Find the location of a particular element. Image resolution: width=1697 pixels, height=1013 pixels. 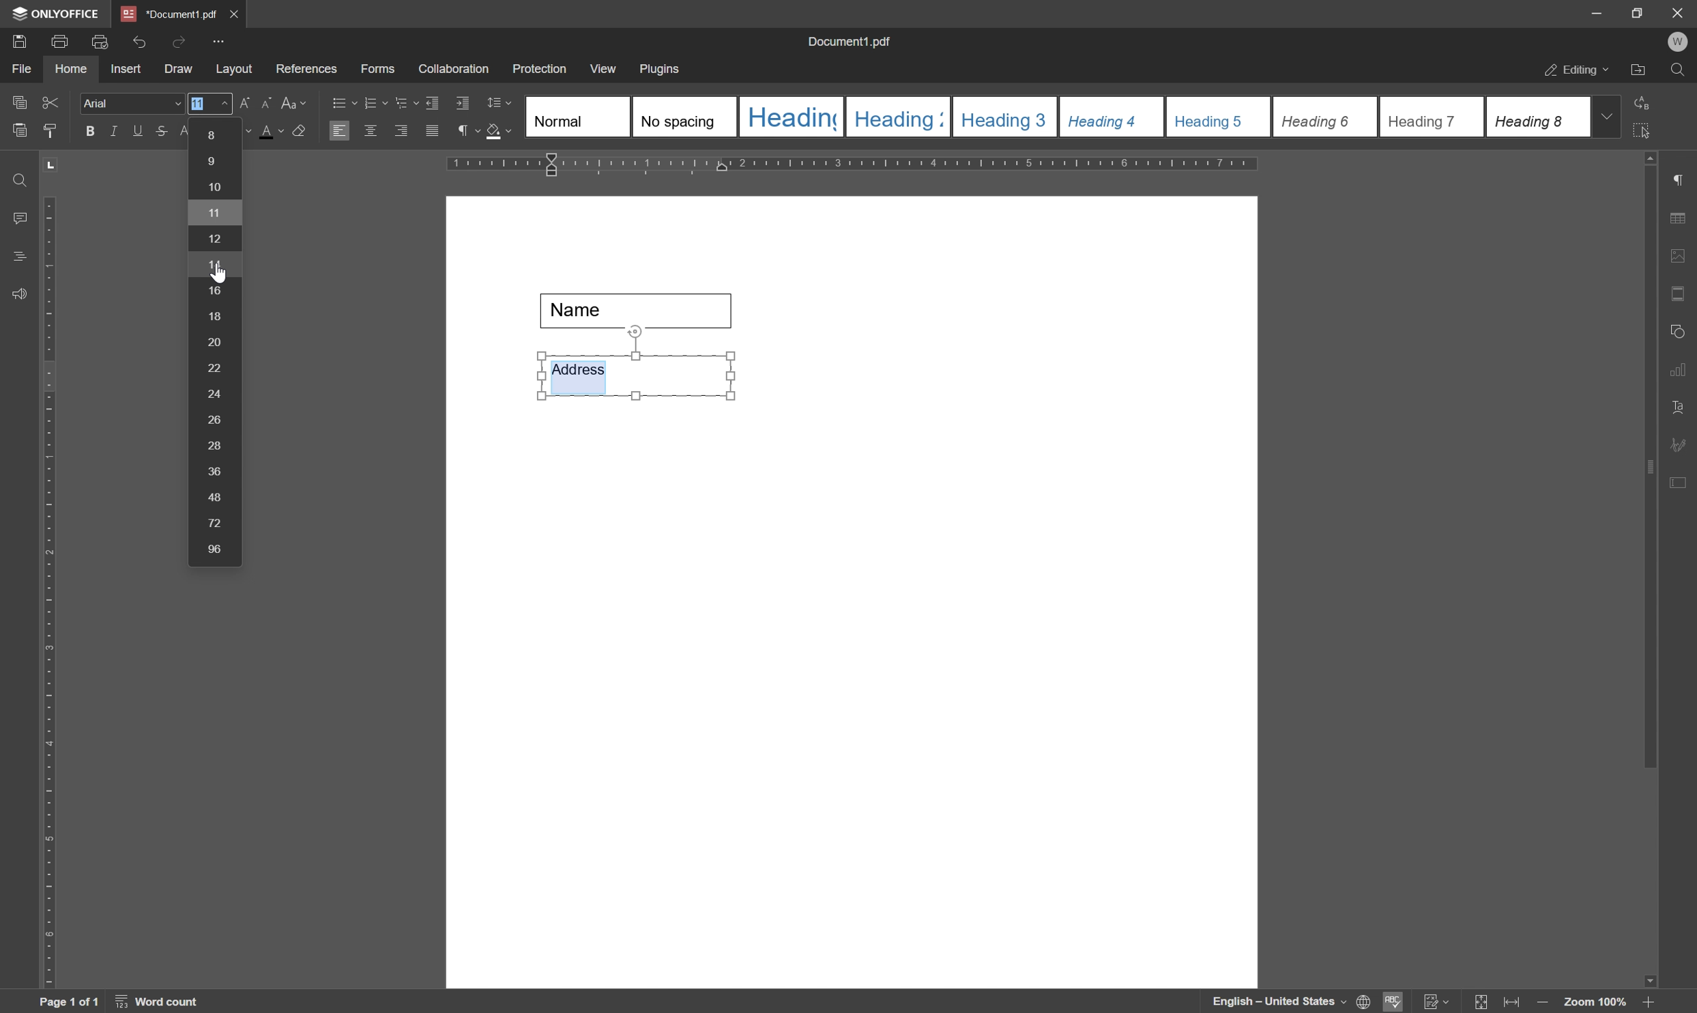

pointer cursor is located at coordinates (217, 276).